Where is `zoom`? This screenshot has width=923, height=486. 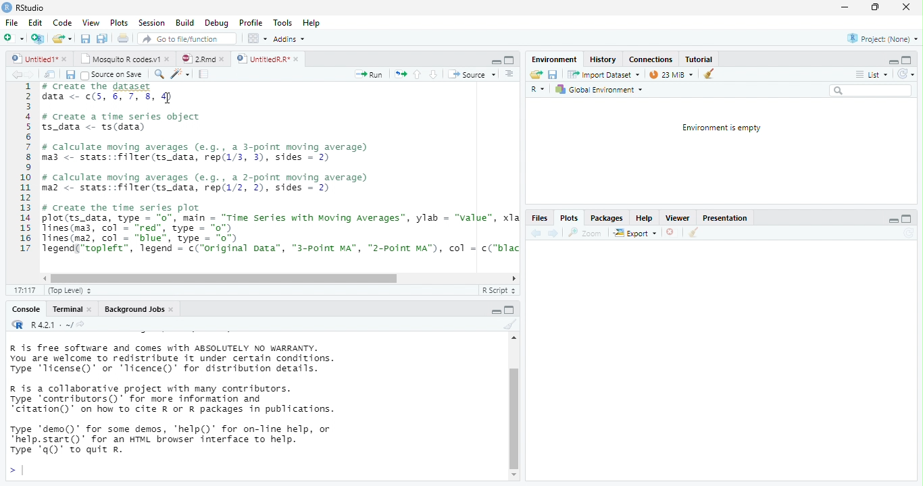 zoom is located at coordinates (587, 233).